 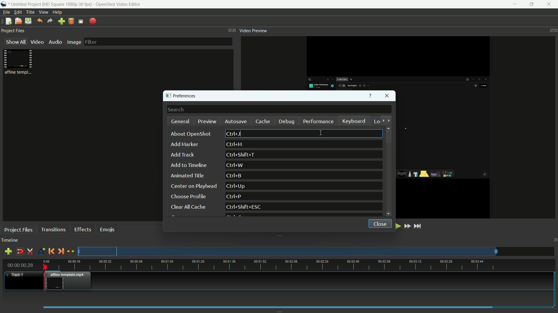 What do you see at coordinates (71, 21) in the screenshot?
I see `profile` at bounding box center [71, 21].